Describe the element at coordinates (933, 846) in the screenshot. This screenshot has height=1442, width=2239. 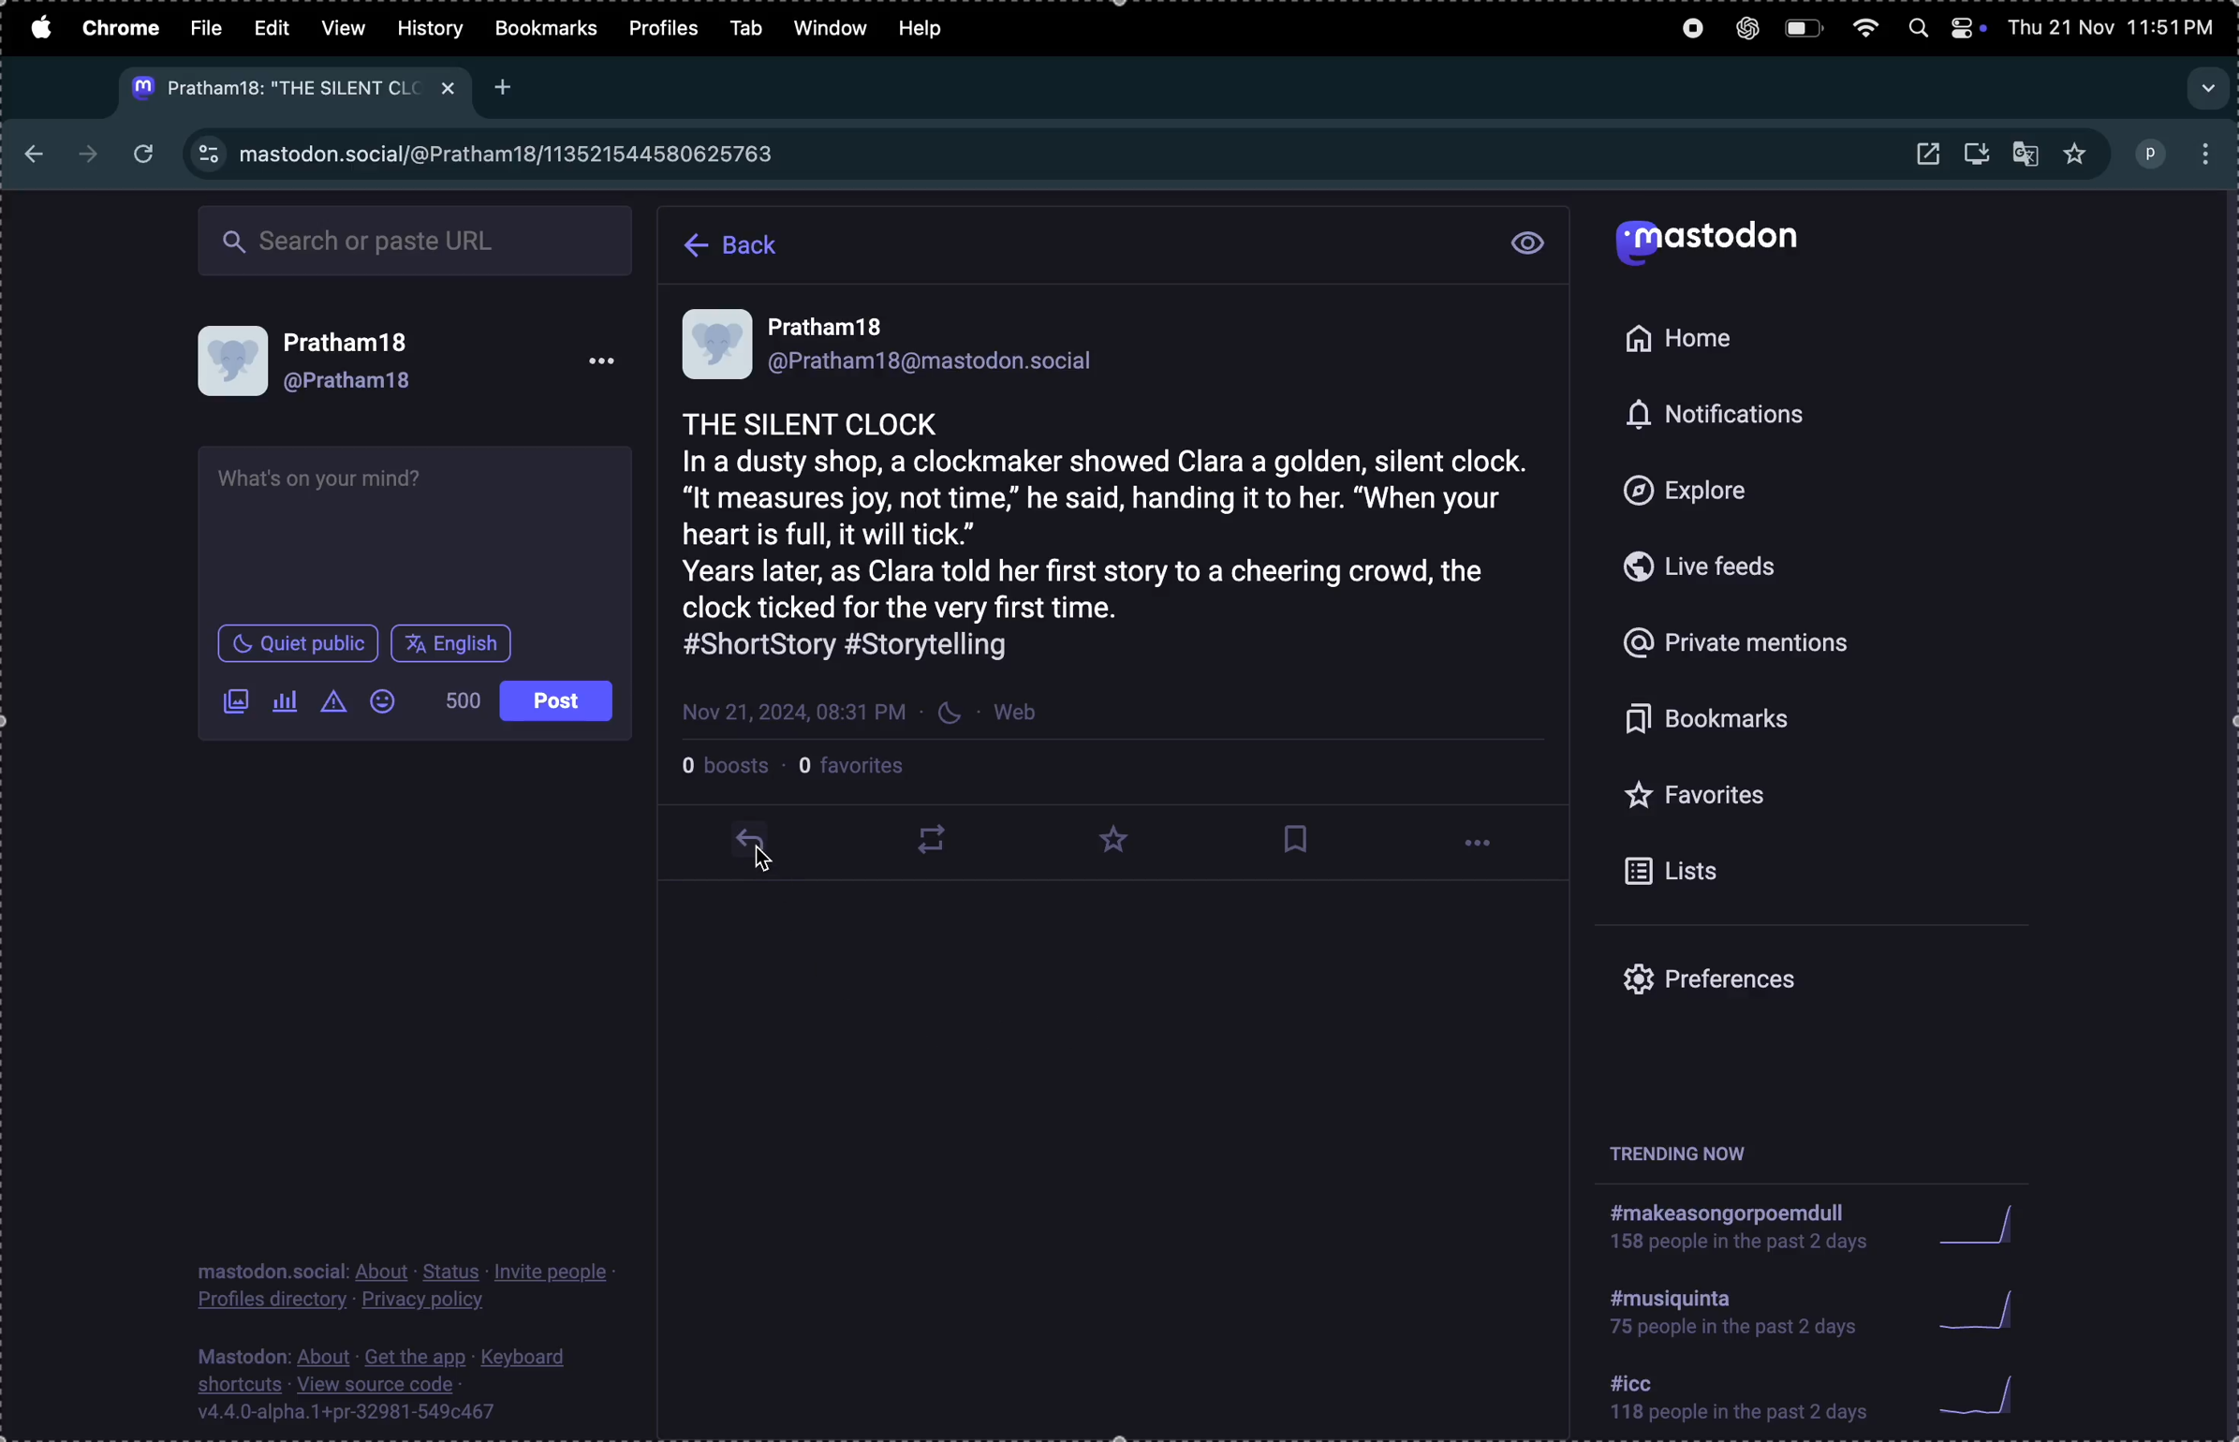
I see `loop play` at that location.